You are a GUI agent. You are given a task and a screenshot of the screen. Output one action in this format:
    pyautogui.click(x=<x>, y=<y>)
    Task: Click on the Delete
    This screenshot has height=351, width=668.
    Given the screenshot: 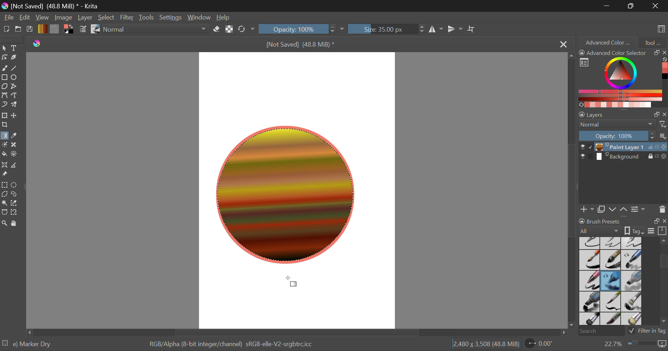 What is the action you would take?
    pyautogui.click(x=662, y=209)
    